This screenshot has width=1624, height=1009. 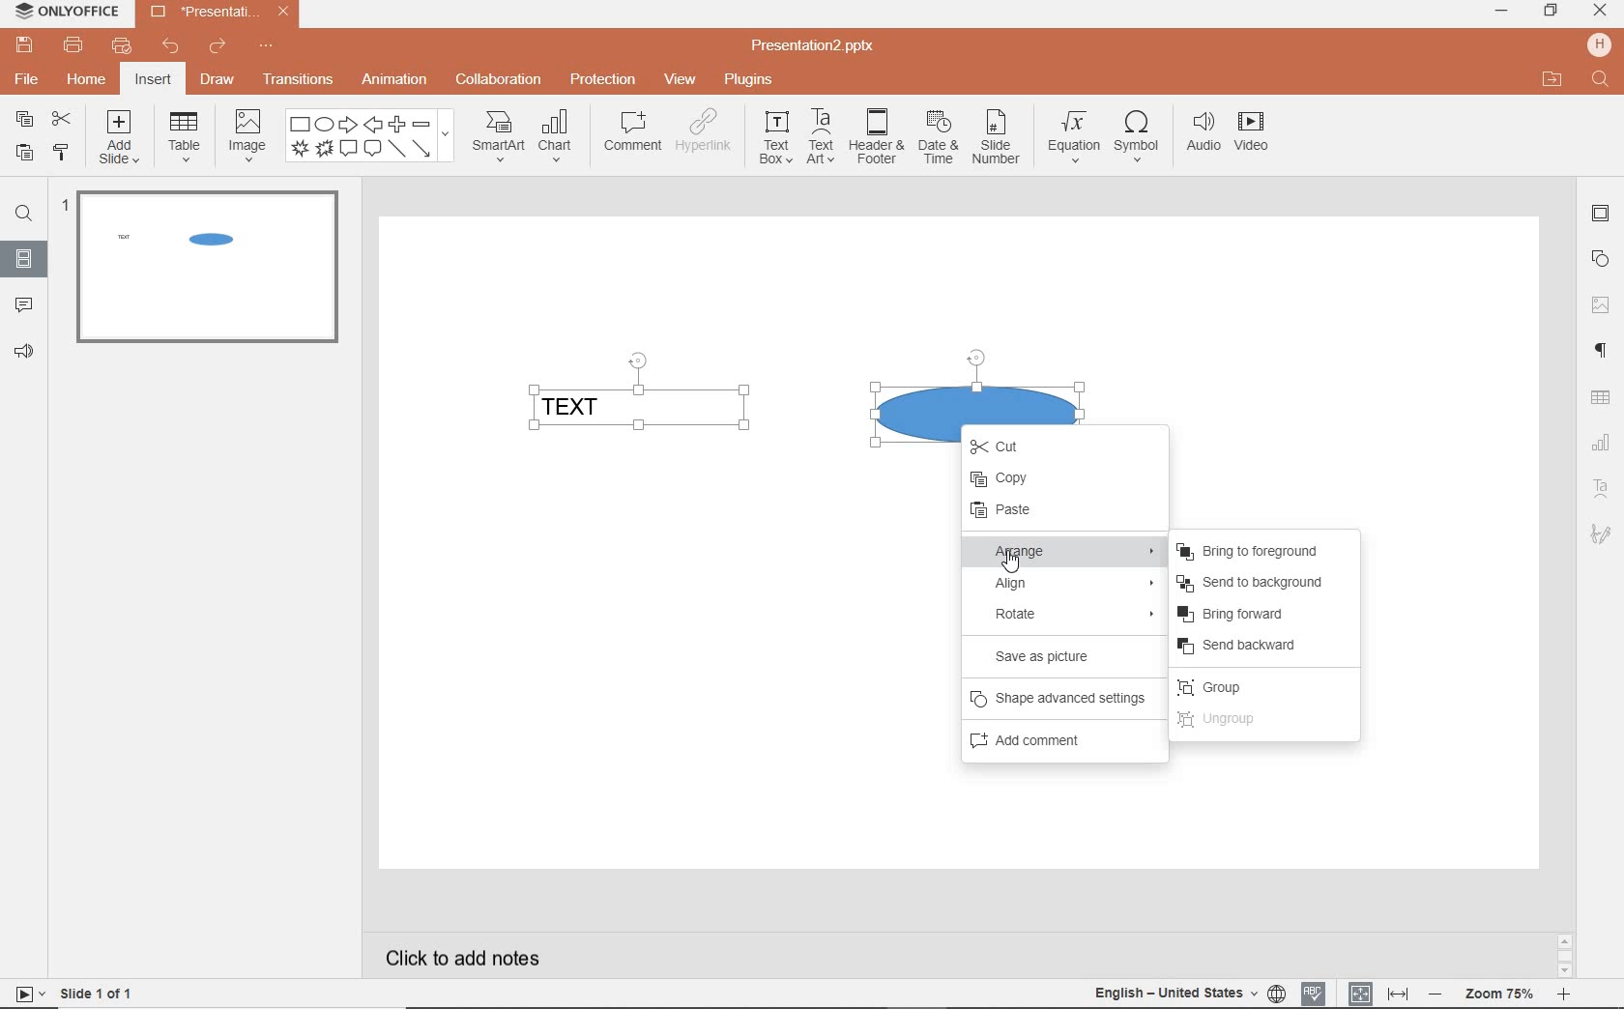 I want to click on copy style, so click(x=61, y=152).